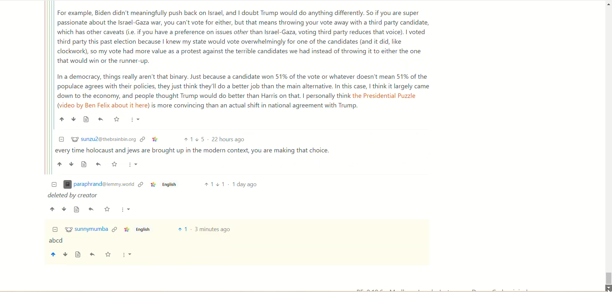 This screenshot has height=292, width=612. What do you see at coordinates (54, 229) in the screenshot?
I see `Collapse` at bounding box center [54, 229].